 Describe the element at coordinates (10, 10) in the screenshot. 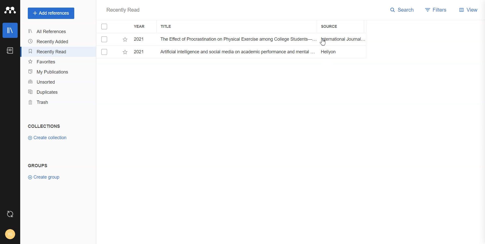

I see `Logo` at that location.